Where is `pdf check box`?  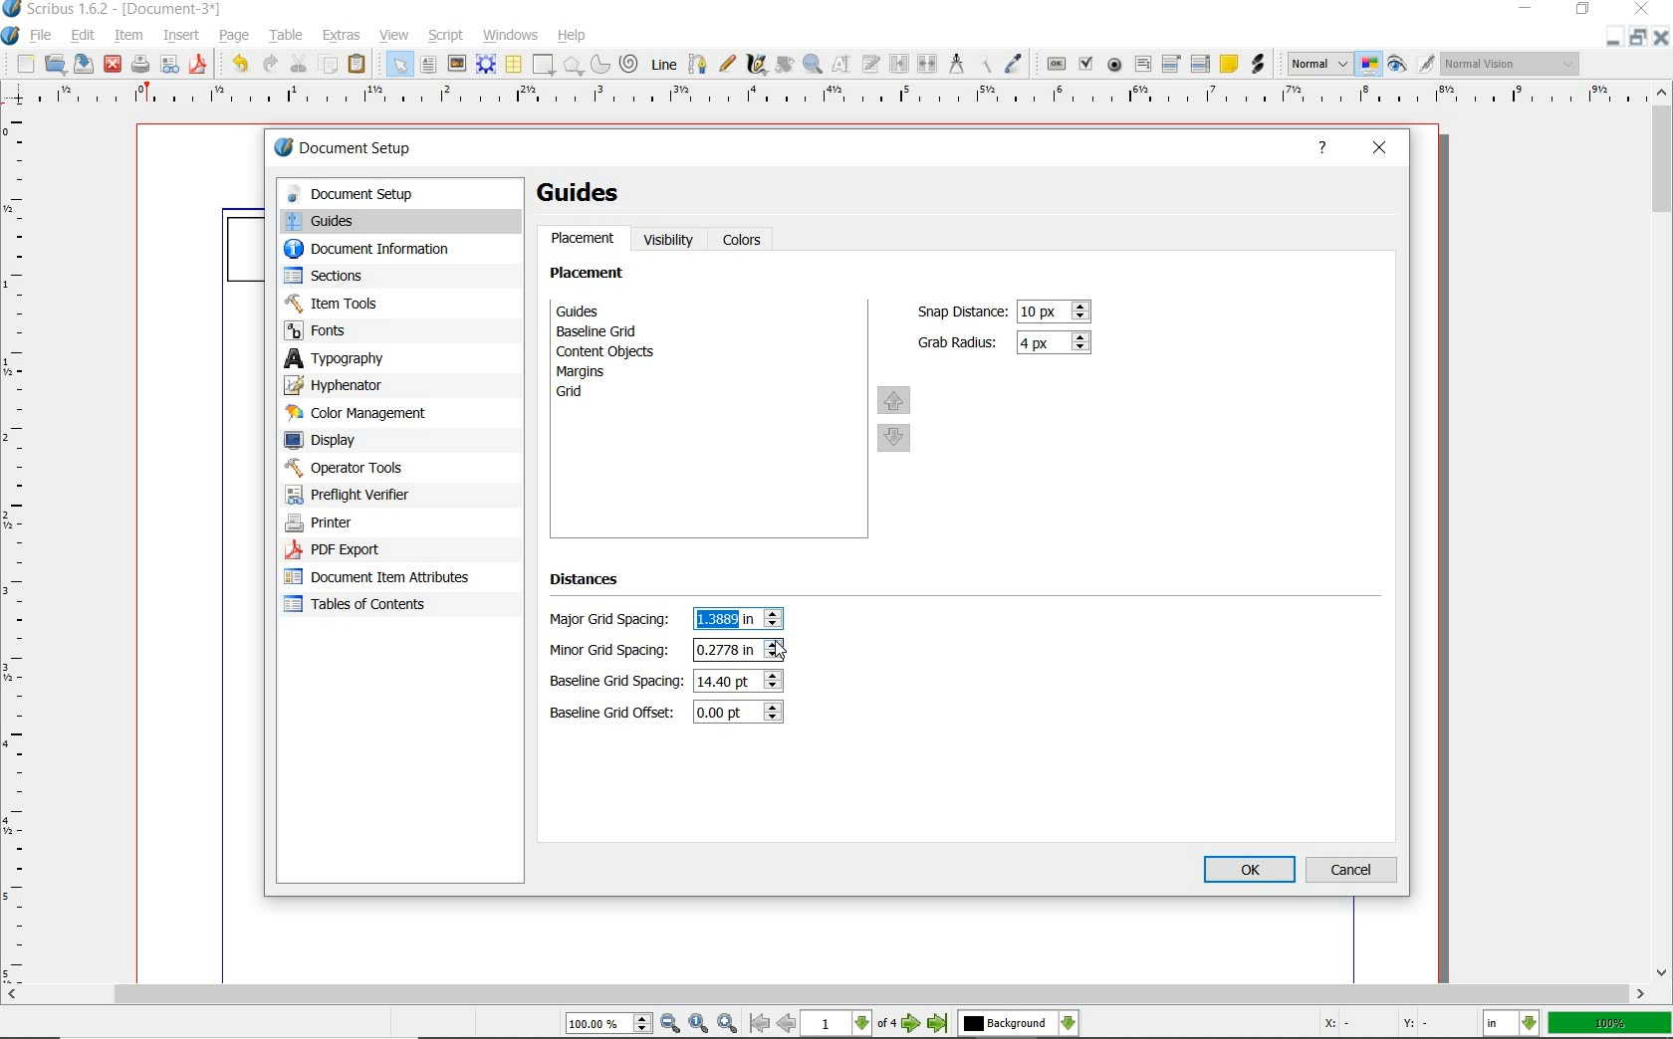
pdf check box is located at coordinates (1084, 62).